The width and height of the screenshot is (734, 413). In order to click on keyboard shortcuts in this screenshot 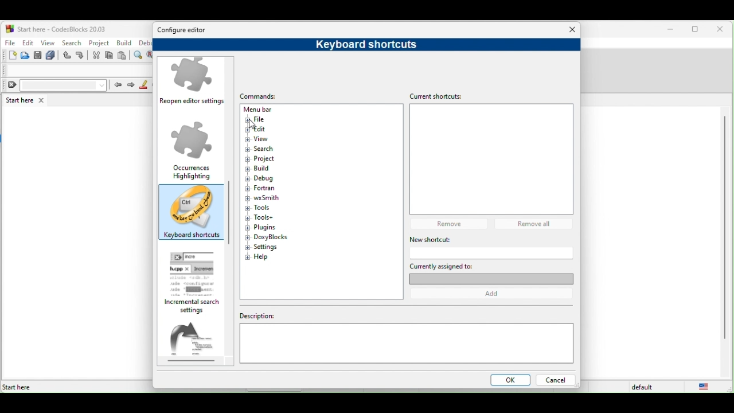, I will do `click(361, 44)`.